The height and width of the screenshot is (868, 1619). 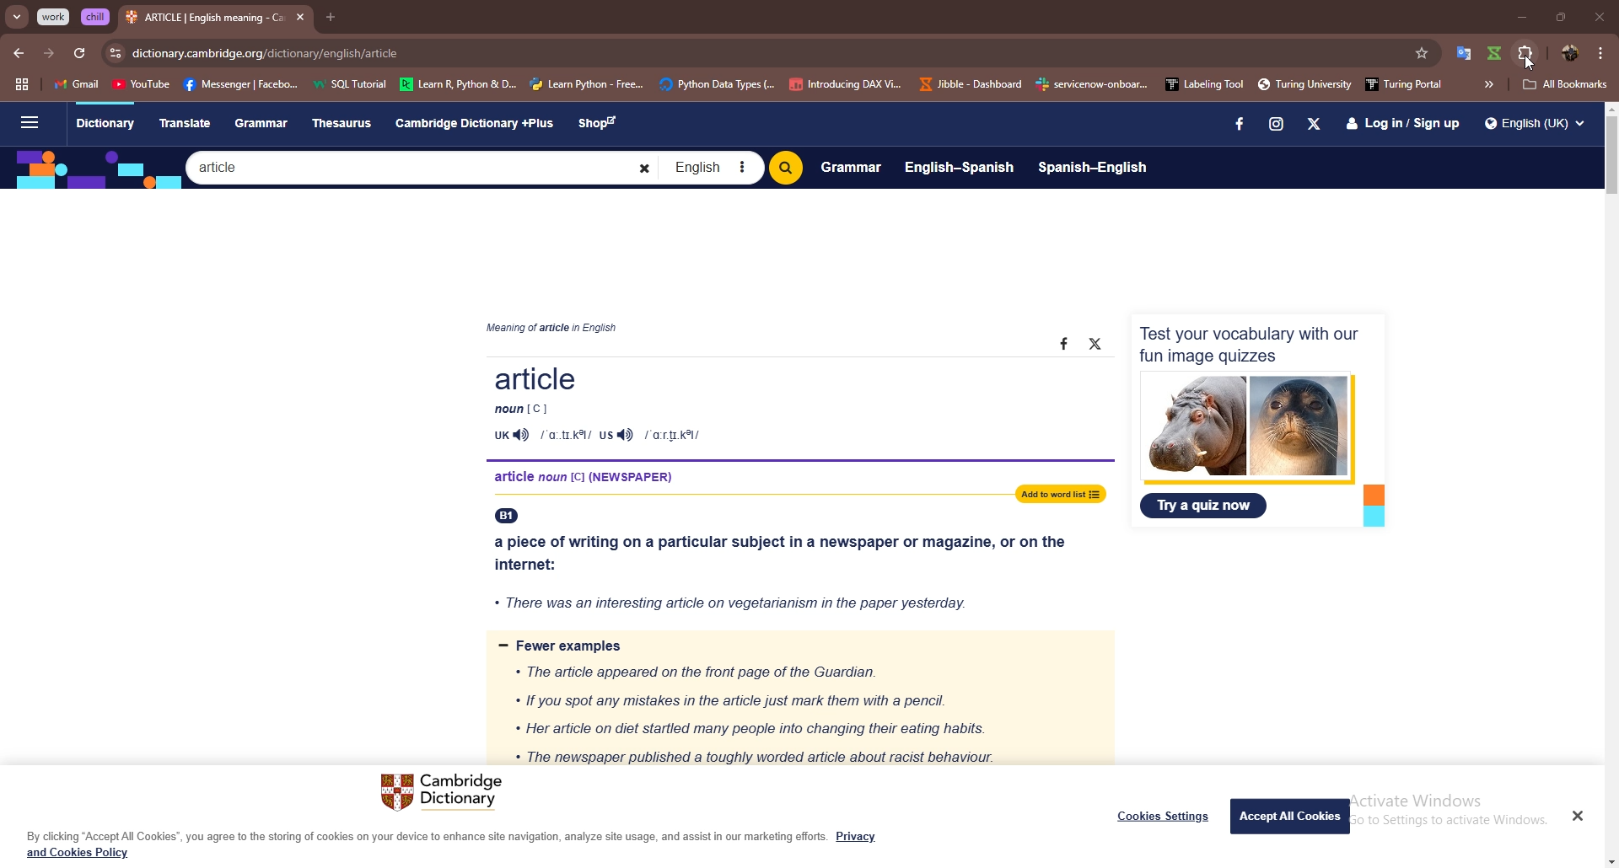 What do you see at coordinates (602, 124) in the screenshot?
I see `Shop` at bounding box center [602, 124].